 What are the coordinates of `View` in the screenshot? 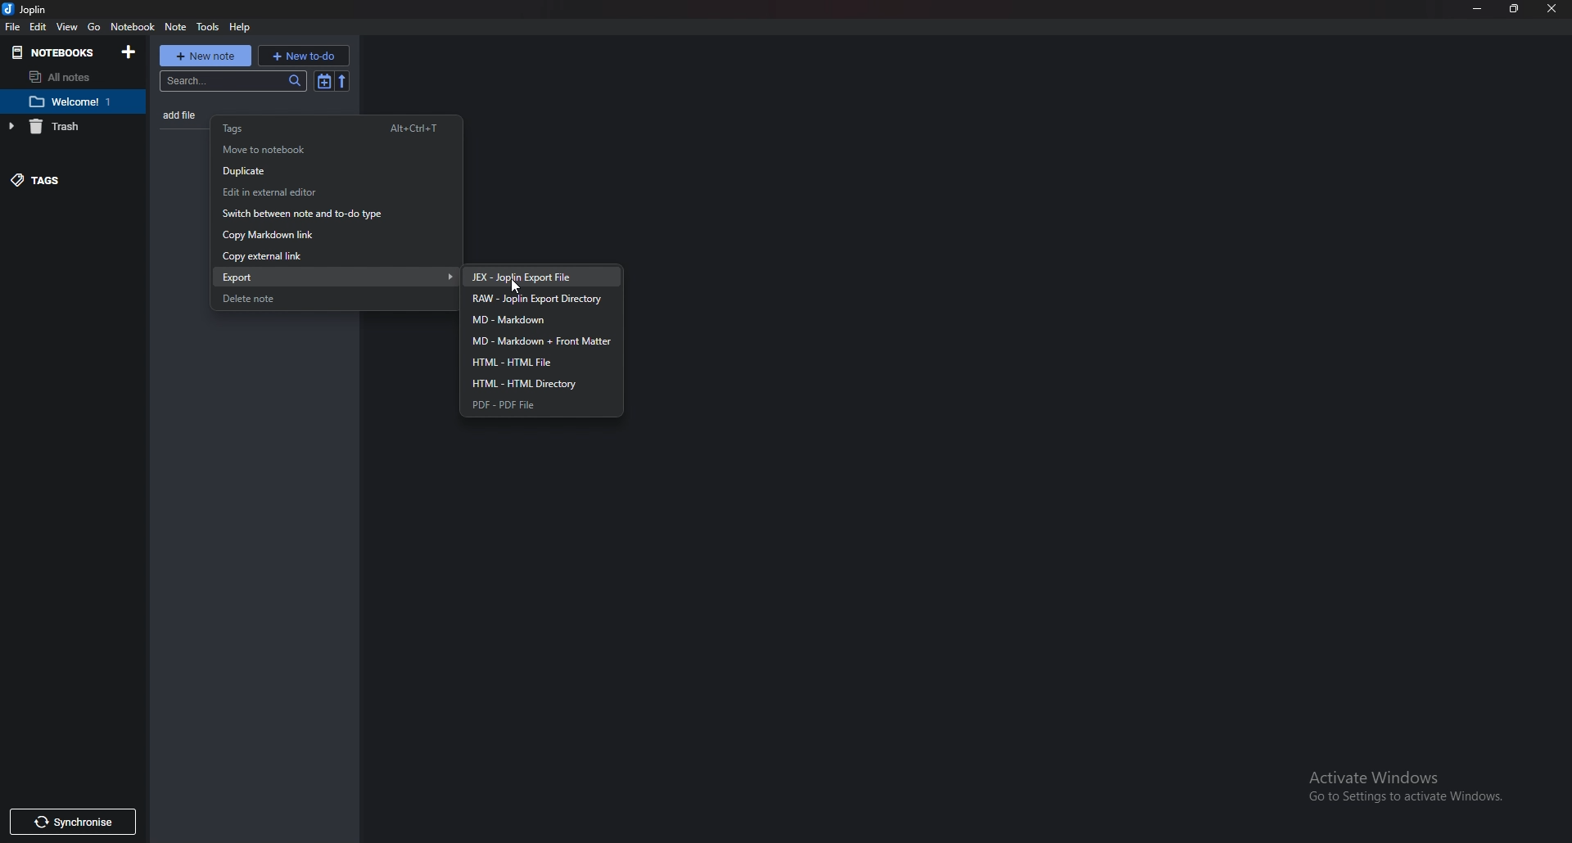 It's located at (69, 26).